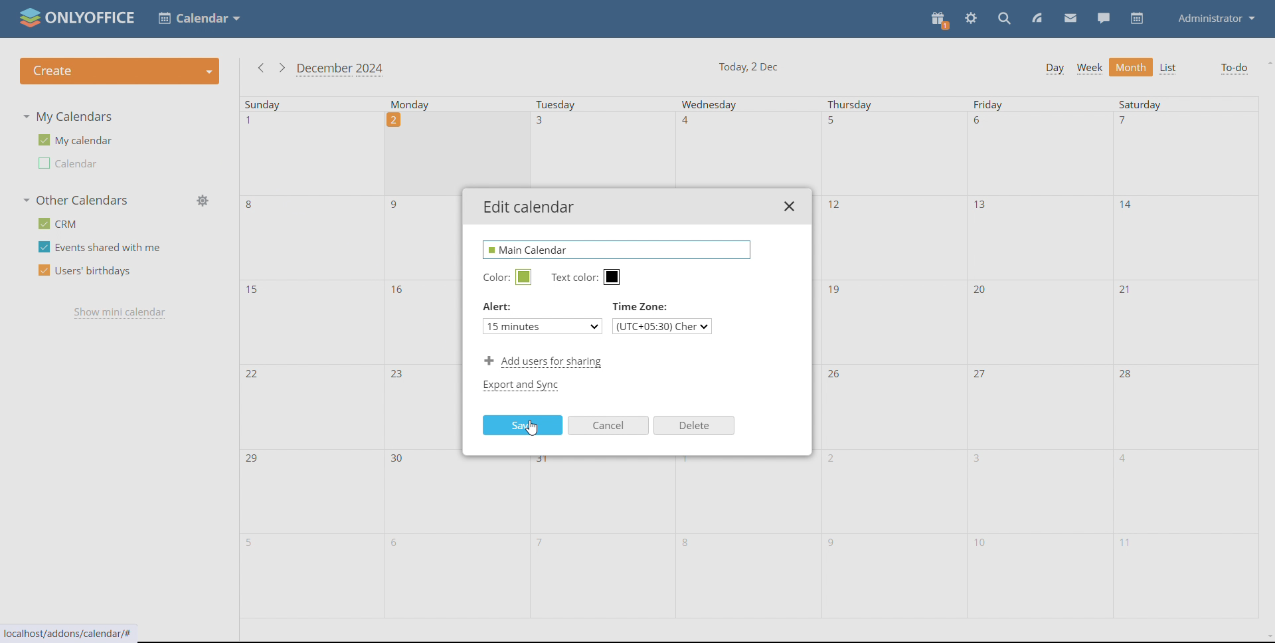 This screenshot has height=643, width=1275. What do you see at coordinates (1137, 19) in the screenshot?
I see `calendar` at bounding box center [1137, 19].